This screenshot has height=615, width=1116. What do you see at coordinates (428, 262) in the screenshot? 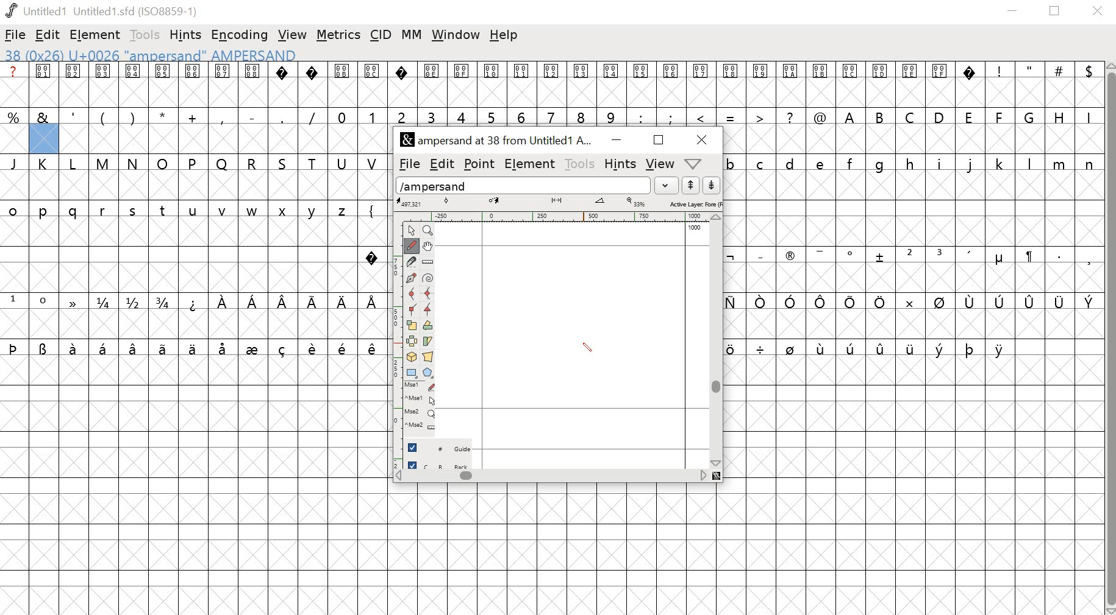
I see `measure distance, angle between  two points` at bounding box center [428, 262].